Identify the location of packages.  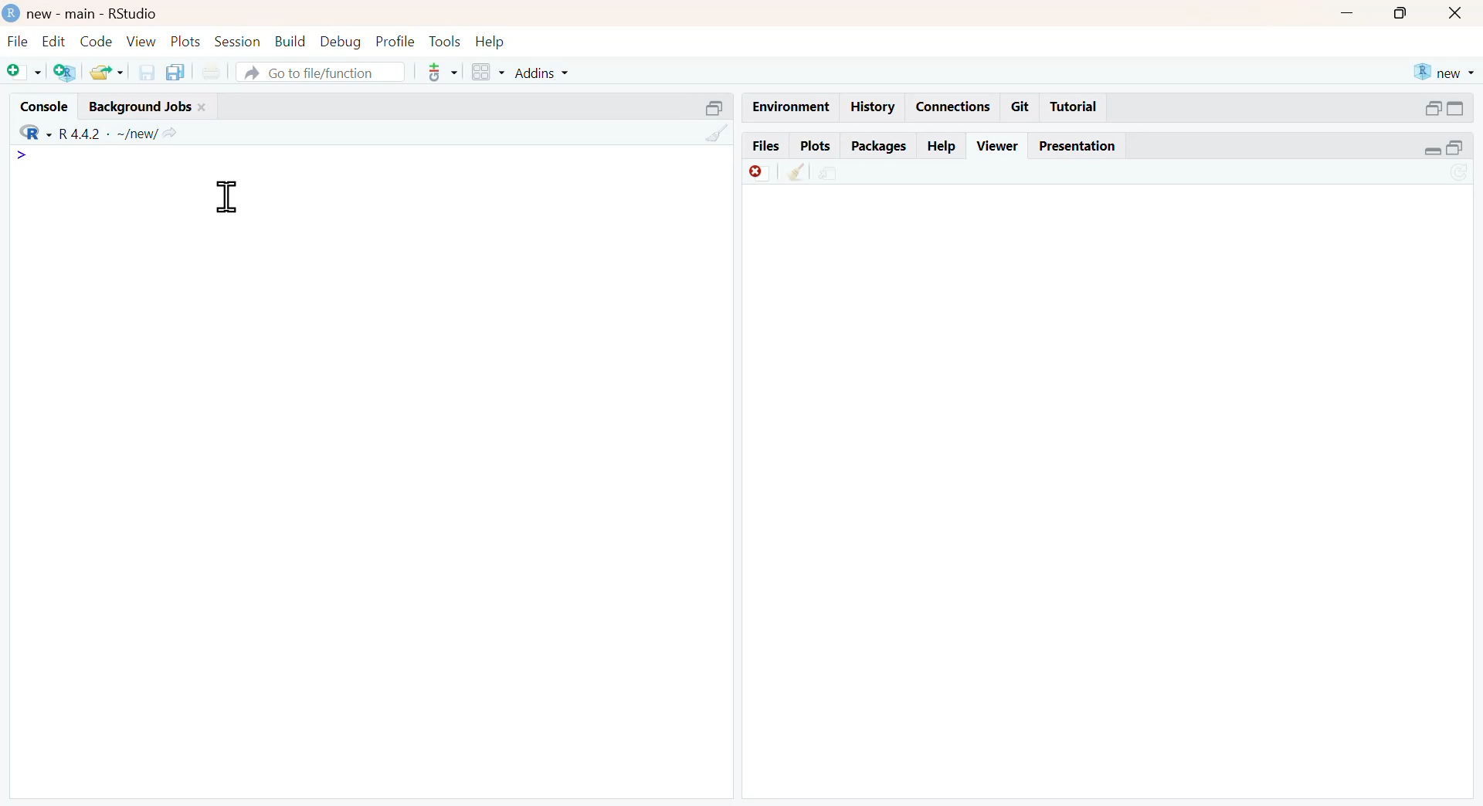
(881, 148).